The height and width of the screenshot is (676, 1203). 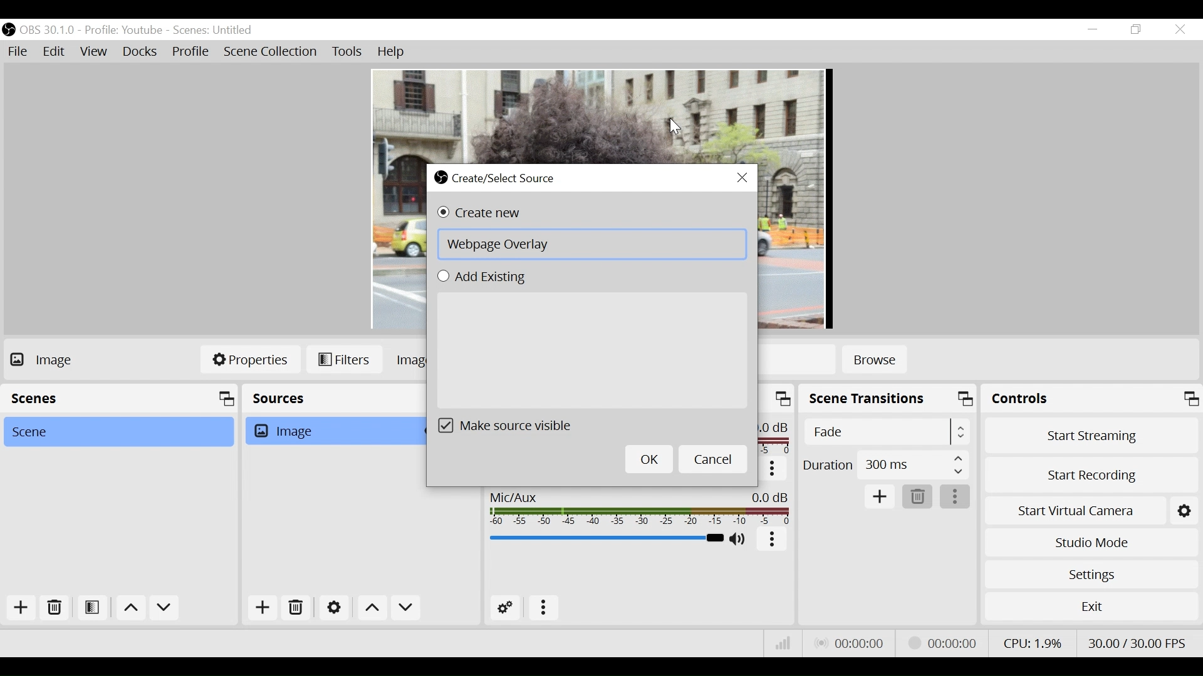 What do you see at coordinates (772, 469) in the screenshot?
I see `More options` at bounding box center [772, 469].